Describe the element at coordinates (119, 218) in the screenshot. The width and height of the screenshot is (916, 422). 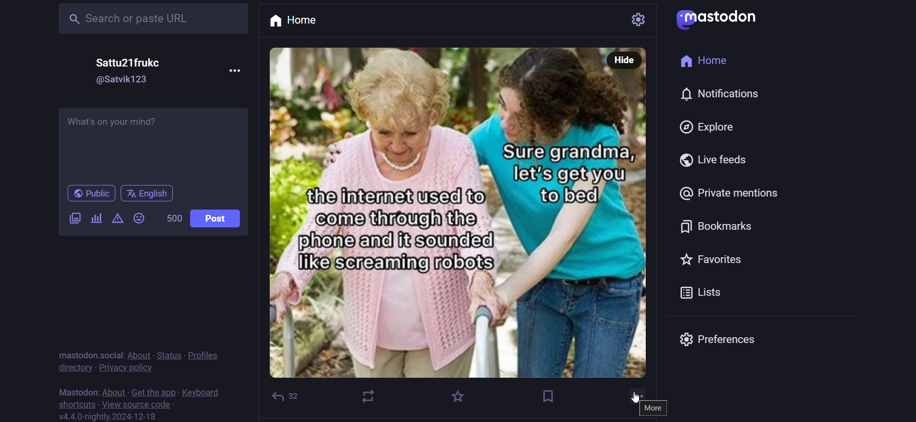
I see `content warning` at that location.